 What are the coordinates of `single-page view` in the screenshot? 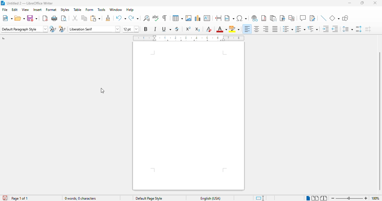 It's located at (308, 198).